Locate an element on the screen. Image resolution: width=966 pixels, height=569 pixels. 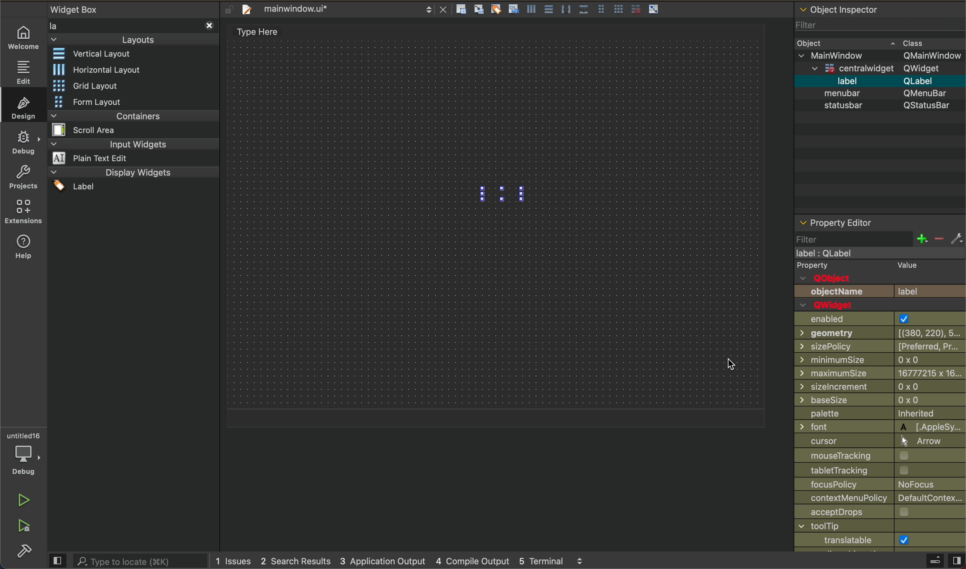
label  is located at coordinates (509, 190).